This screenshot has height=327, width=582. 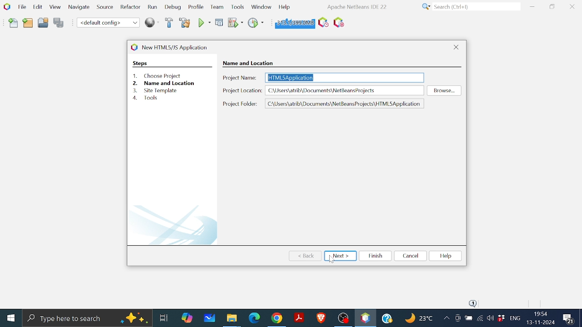 I want to click on Help, so click(x=284, y=6).